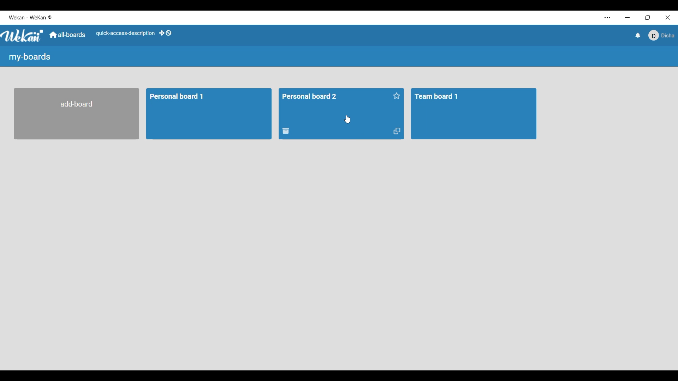 This screenshot has width=678, height=381. Describe the element at coordinates (334, 101) in the screenshot. I see `Personal board 2` at that location.